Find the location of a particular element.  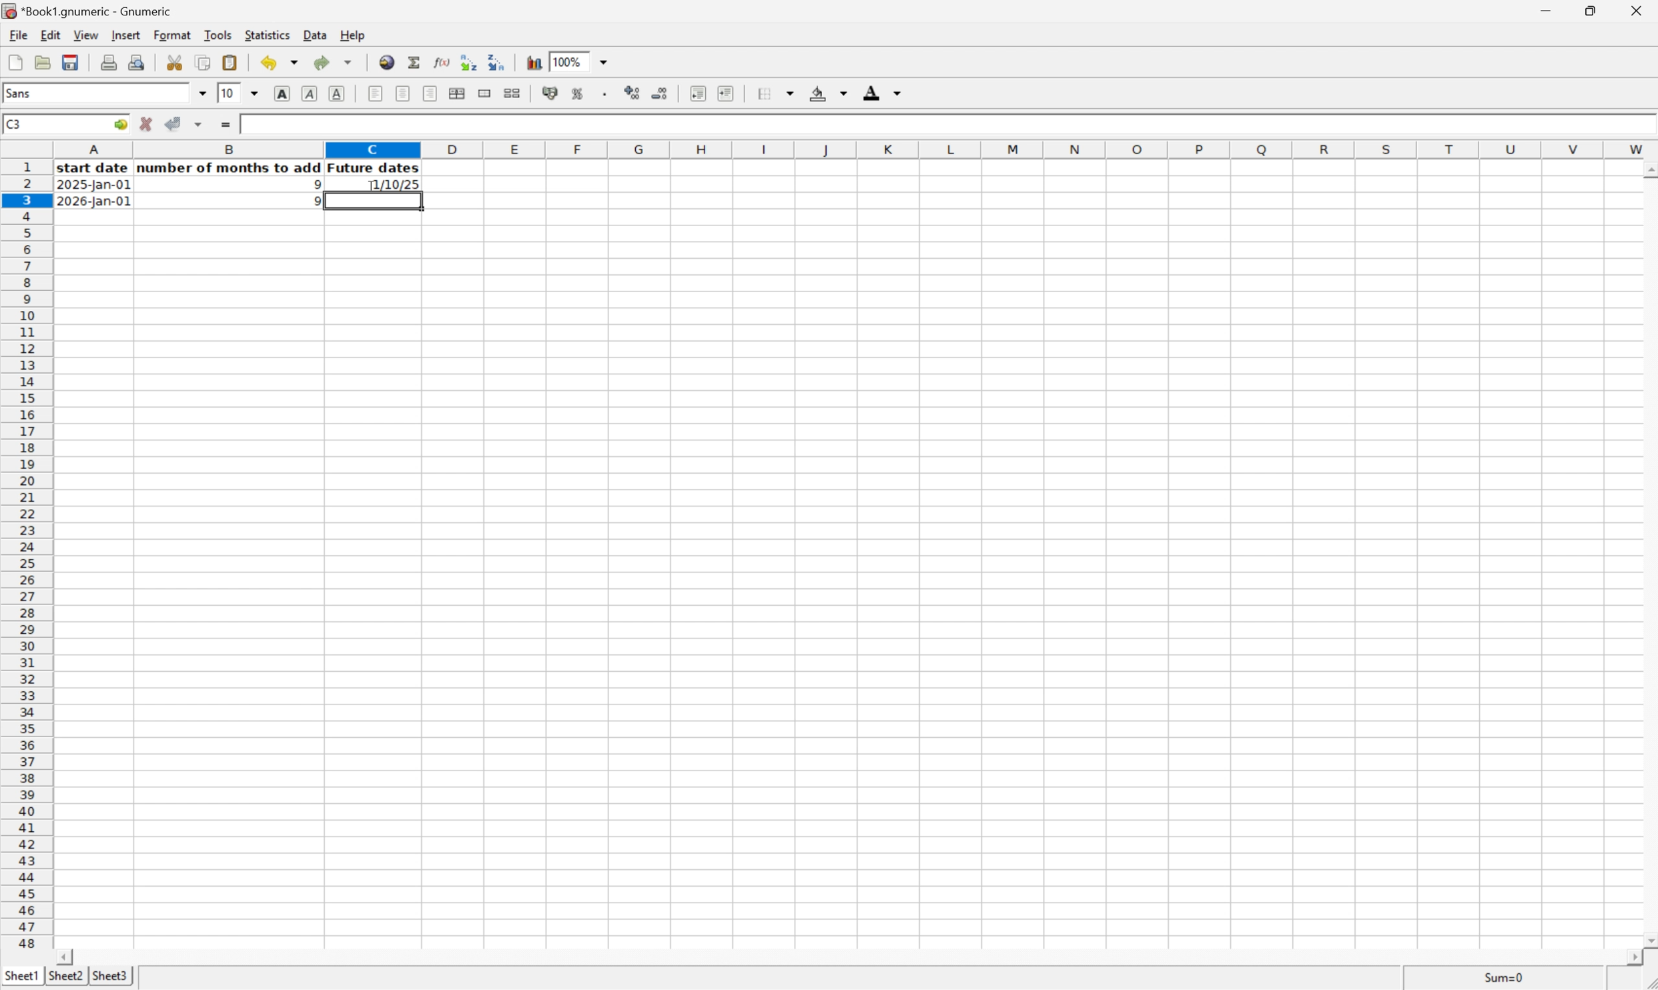

Help is located at coordinates (352, 35).